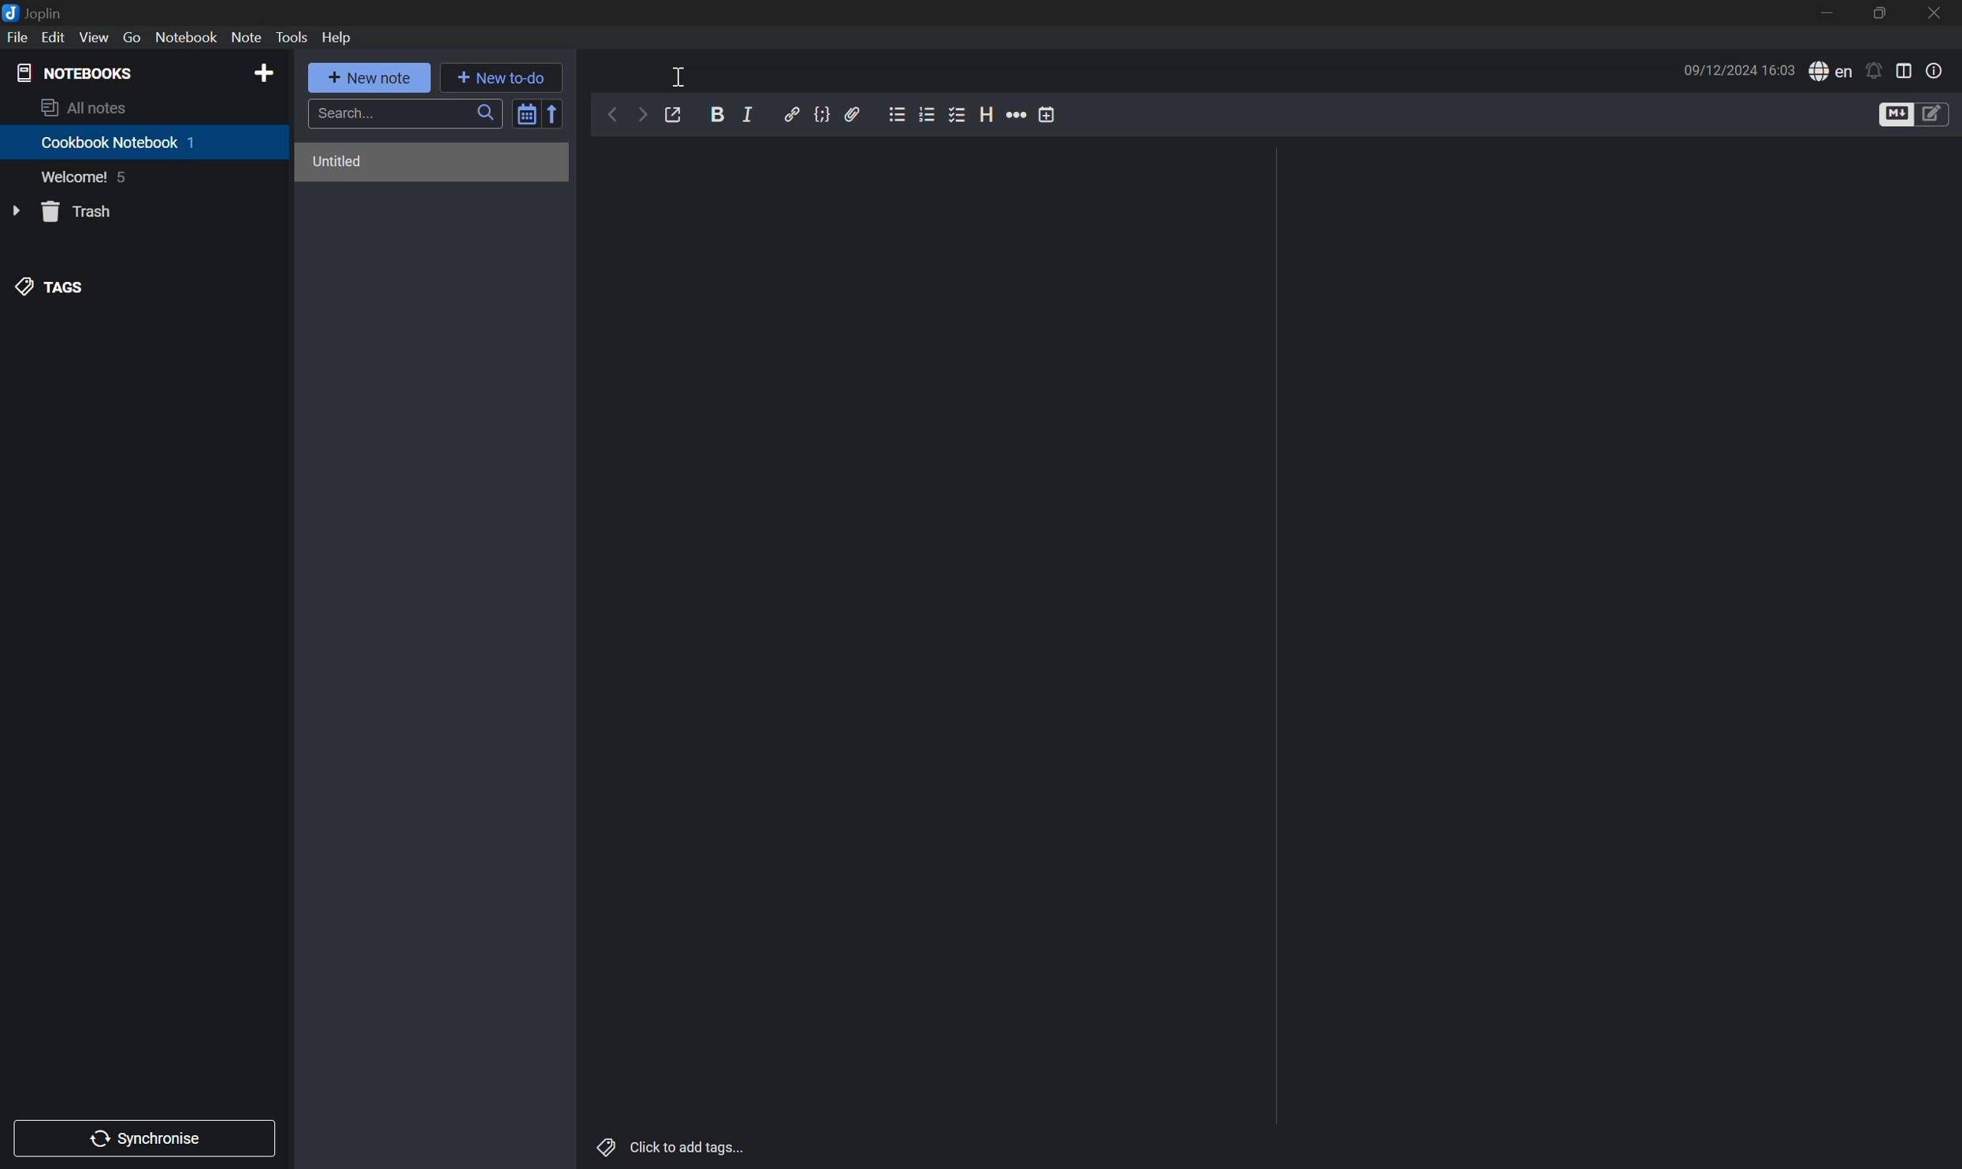 The height and width of the screenshot is (1169, 1962). I want to click on Toggle external editing, so click(676, 113).